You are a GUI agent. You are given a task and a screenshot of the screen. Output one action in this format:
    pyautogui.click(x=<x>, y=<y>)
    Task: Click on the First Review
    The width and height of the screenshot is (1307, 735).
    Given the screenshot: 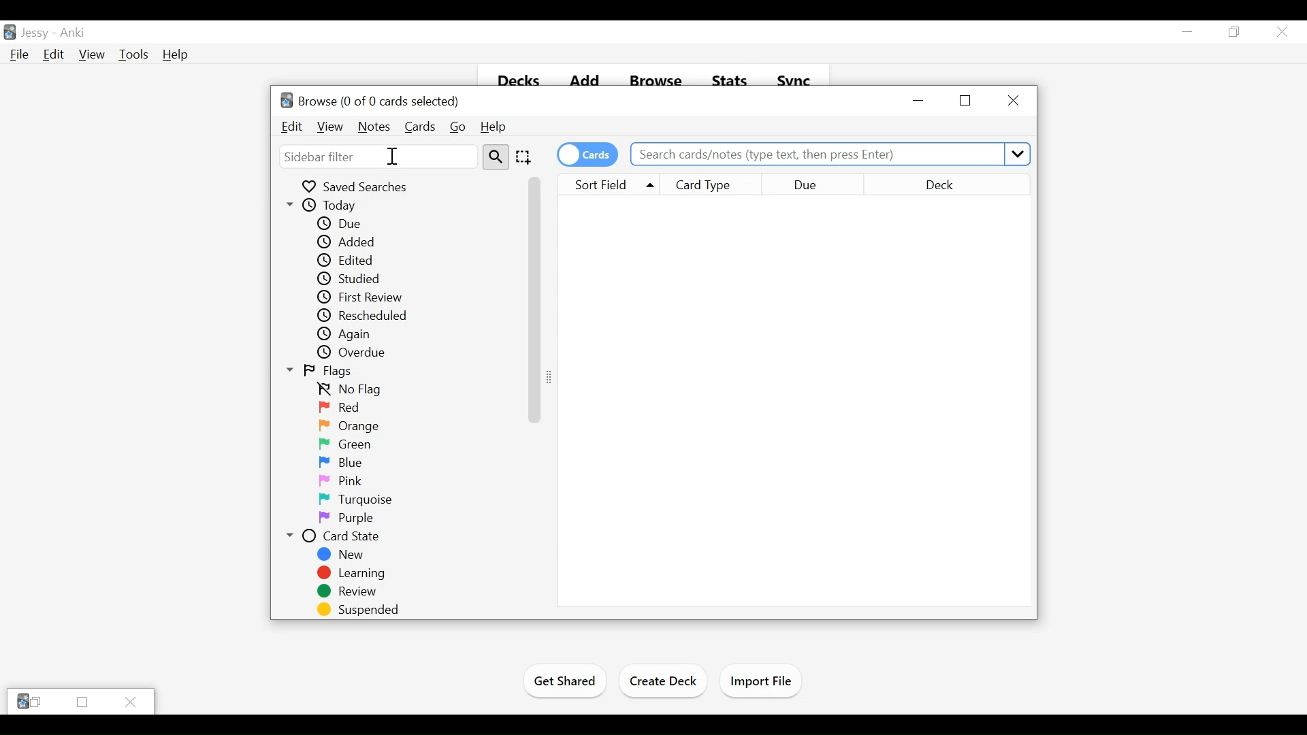 What is the action you would take?
    pyautogui.click(x=362, y=297)
    